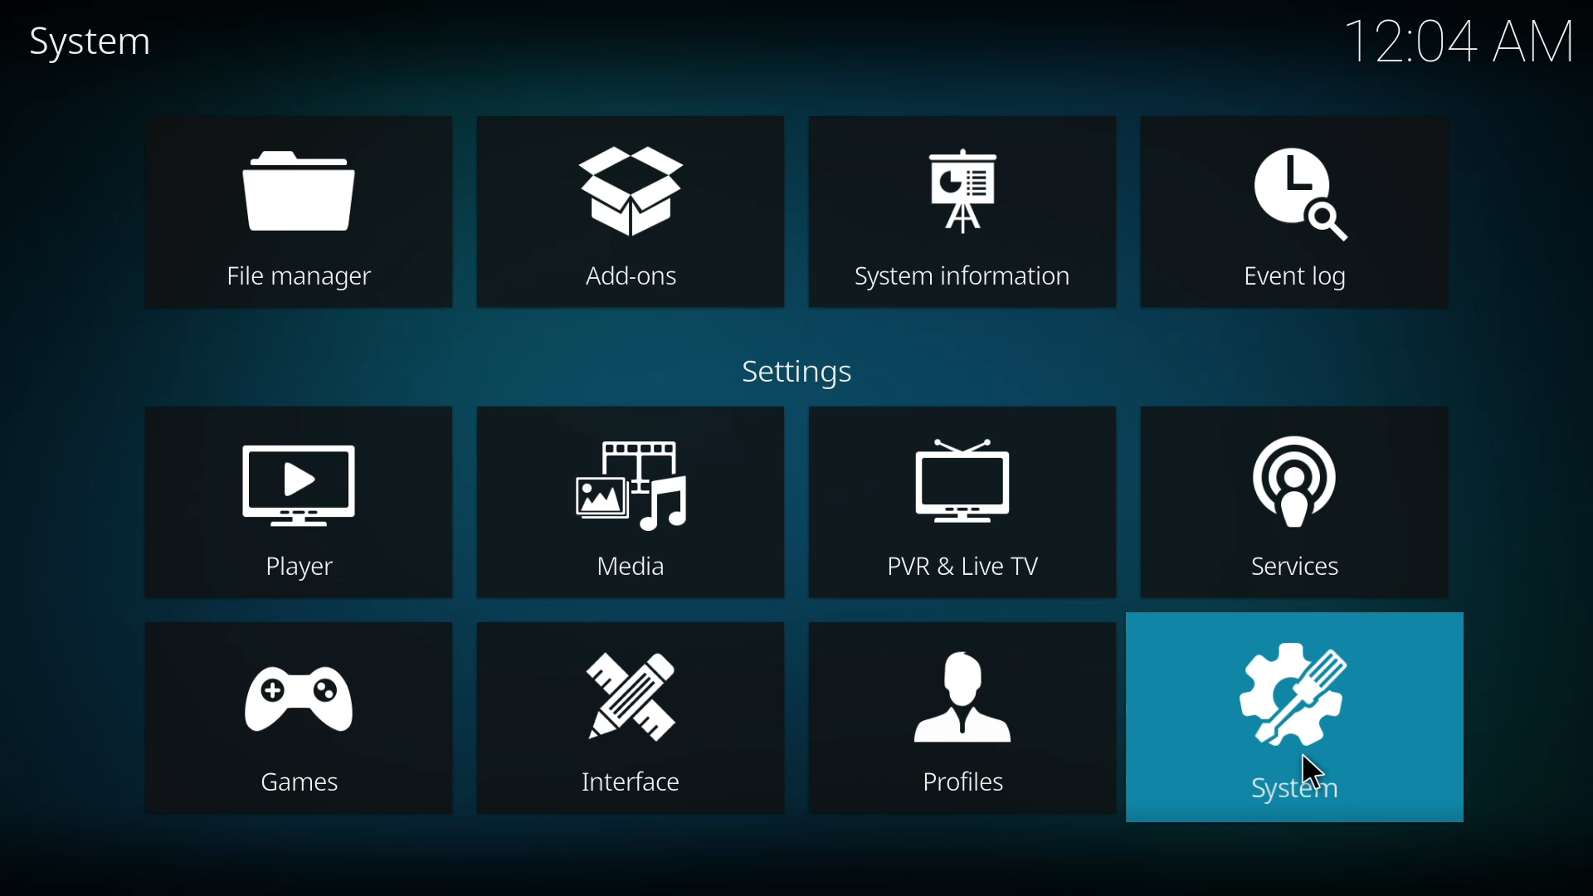 Image resolution: width=1593 pixels, height=896 pixels. Describe the element at coordinates (1295, 719) in the screenshot. I see `system` at that location.